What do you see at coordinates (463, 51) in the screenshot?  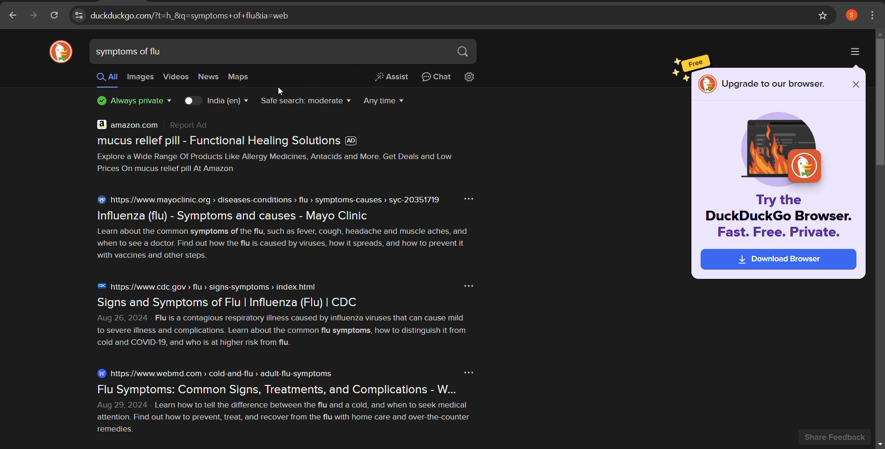 I see `search button` at bounding box center [463, 51].